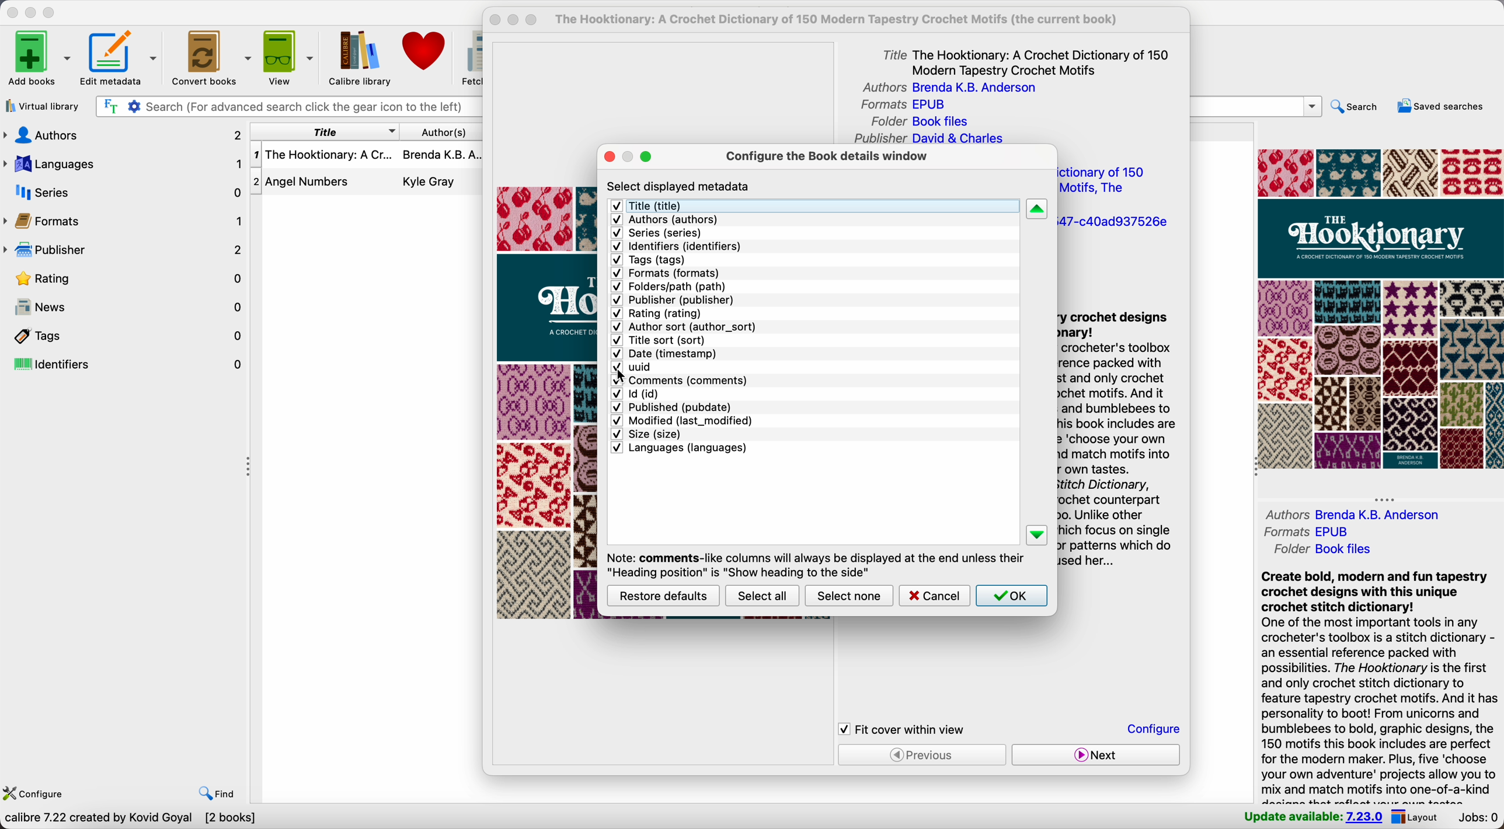 The width and height of the screenshot is (1504, 829). Describe the element at coordinates (39, 60) in the screenshot. I see `add books` at that location.